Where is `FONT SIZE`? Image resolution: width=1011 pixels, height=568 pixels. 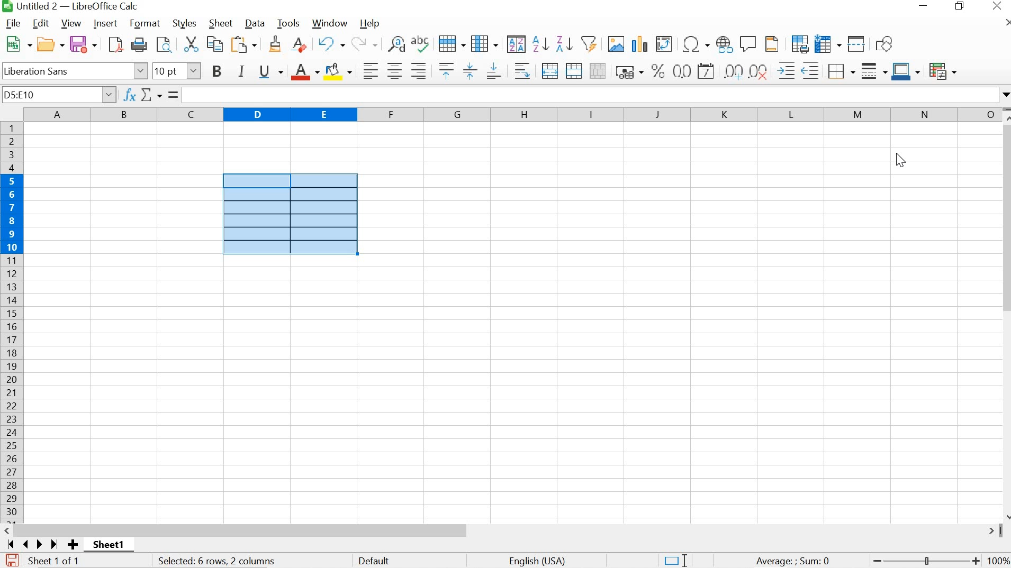
FONT SIZE is located at coordinates (176, 70).